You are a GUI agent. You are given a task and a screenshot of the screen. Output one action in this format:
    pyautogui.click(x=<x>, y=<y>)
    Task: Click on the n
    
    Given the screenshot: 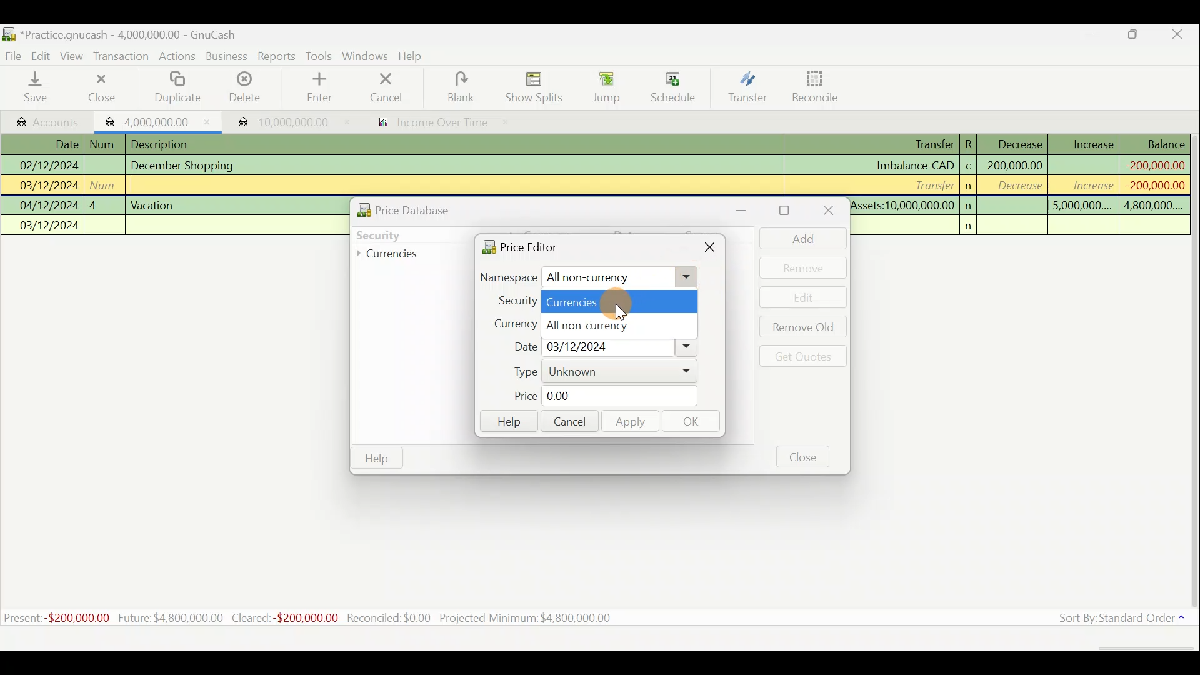 What is the action you would take?
    pyautogui.click(x=970, y=186)
    